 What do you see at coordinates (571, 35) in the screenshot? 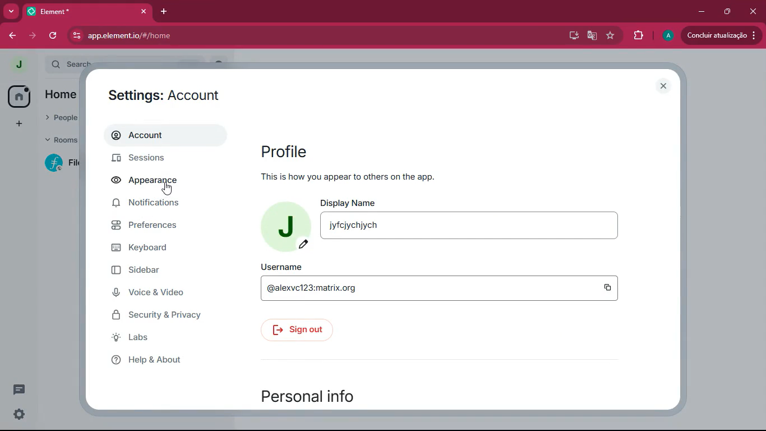
I see `desktop` at bounding box center [571, 35].